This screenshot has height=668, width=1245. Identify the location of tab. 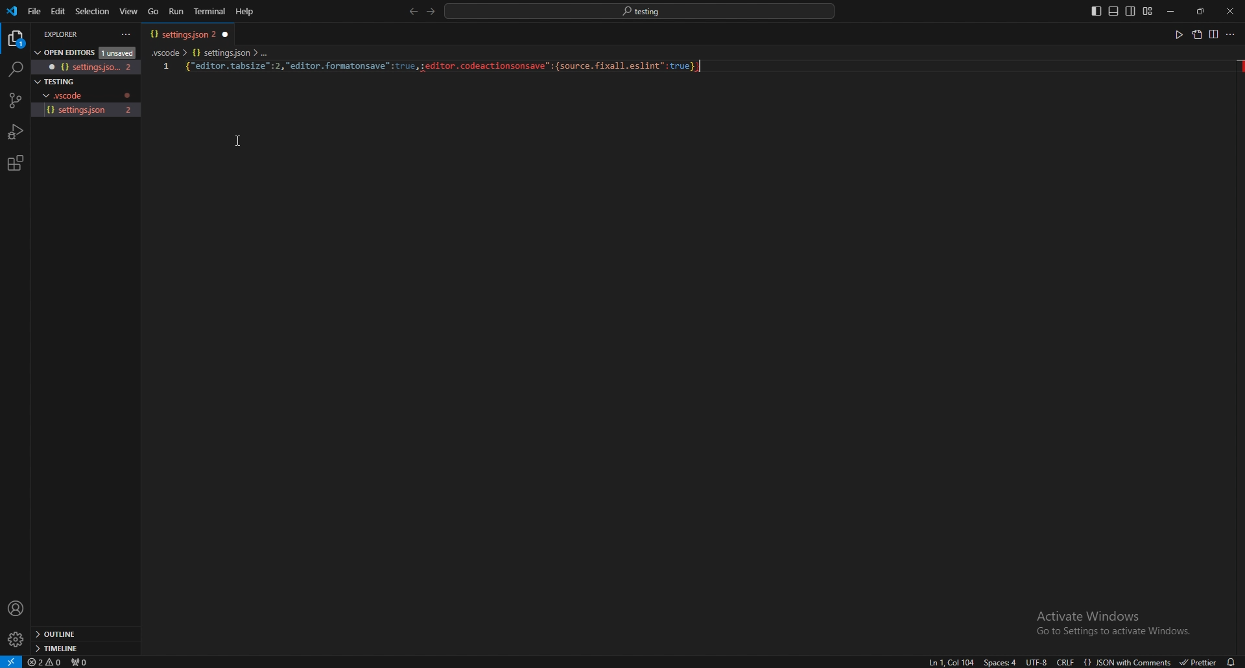
(182, 34).